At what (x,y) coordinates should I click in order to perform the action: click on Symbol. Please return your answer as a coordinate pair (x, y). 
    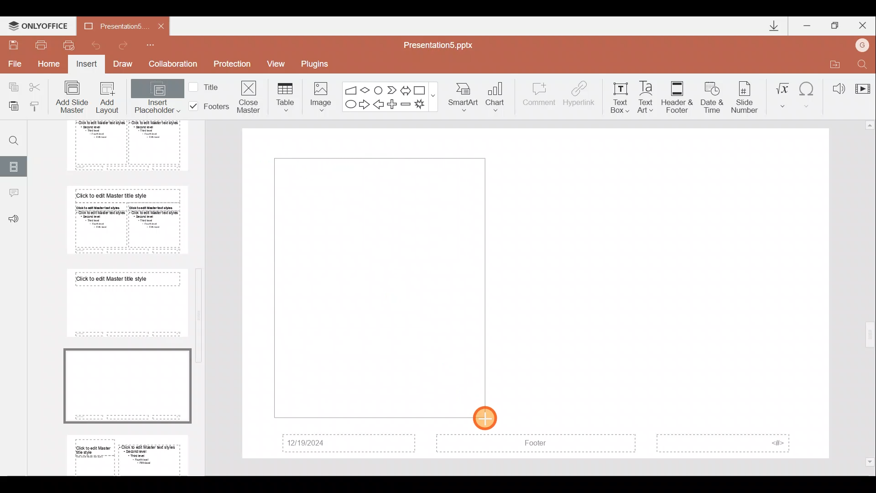
    Looking at the image, I should click on (808, 94).